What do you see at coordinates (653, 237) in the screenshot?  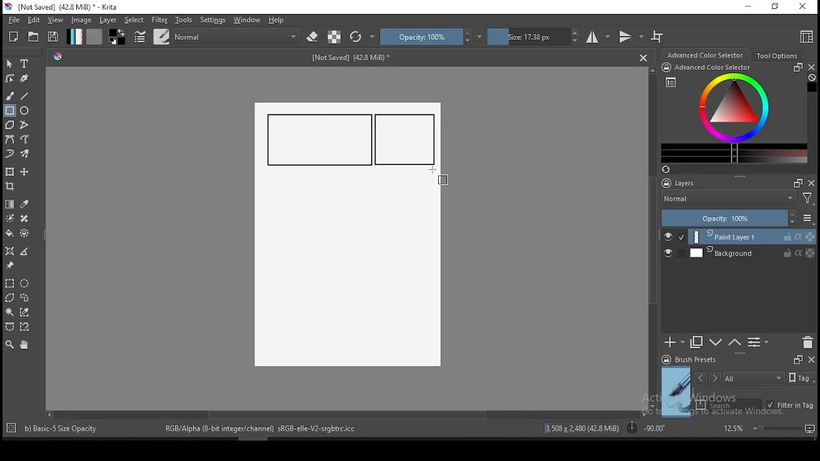 I see `scroll bar` at bounding box center [653, 237].